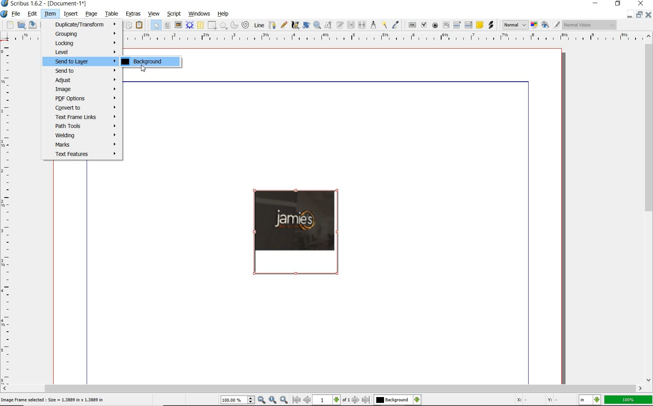  I want to click on Close, so click(649, 14).